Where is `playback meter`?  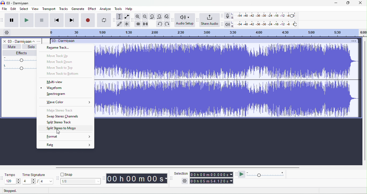
playback meter is located at coordinates (227, 24).